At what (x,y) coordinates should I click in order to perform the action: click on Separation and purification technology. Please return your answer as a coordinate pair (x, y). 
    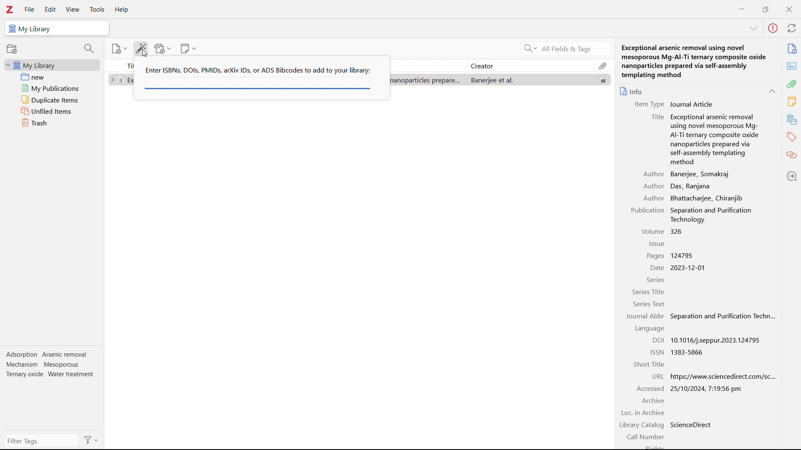
    Looking at the image, I should click on (719, 215).